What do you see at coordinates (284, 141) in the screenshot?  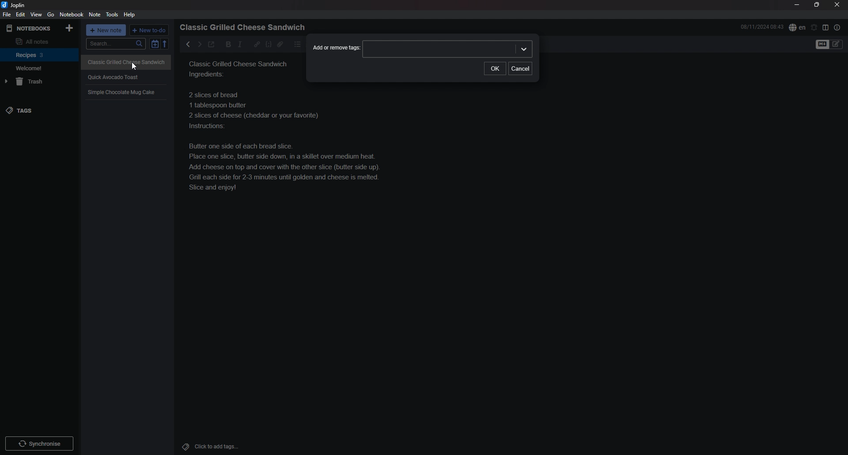 I see `Simple chocolate mug cake` at bounding box center [284, 141].